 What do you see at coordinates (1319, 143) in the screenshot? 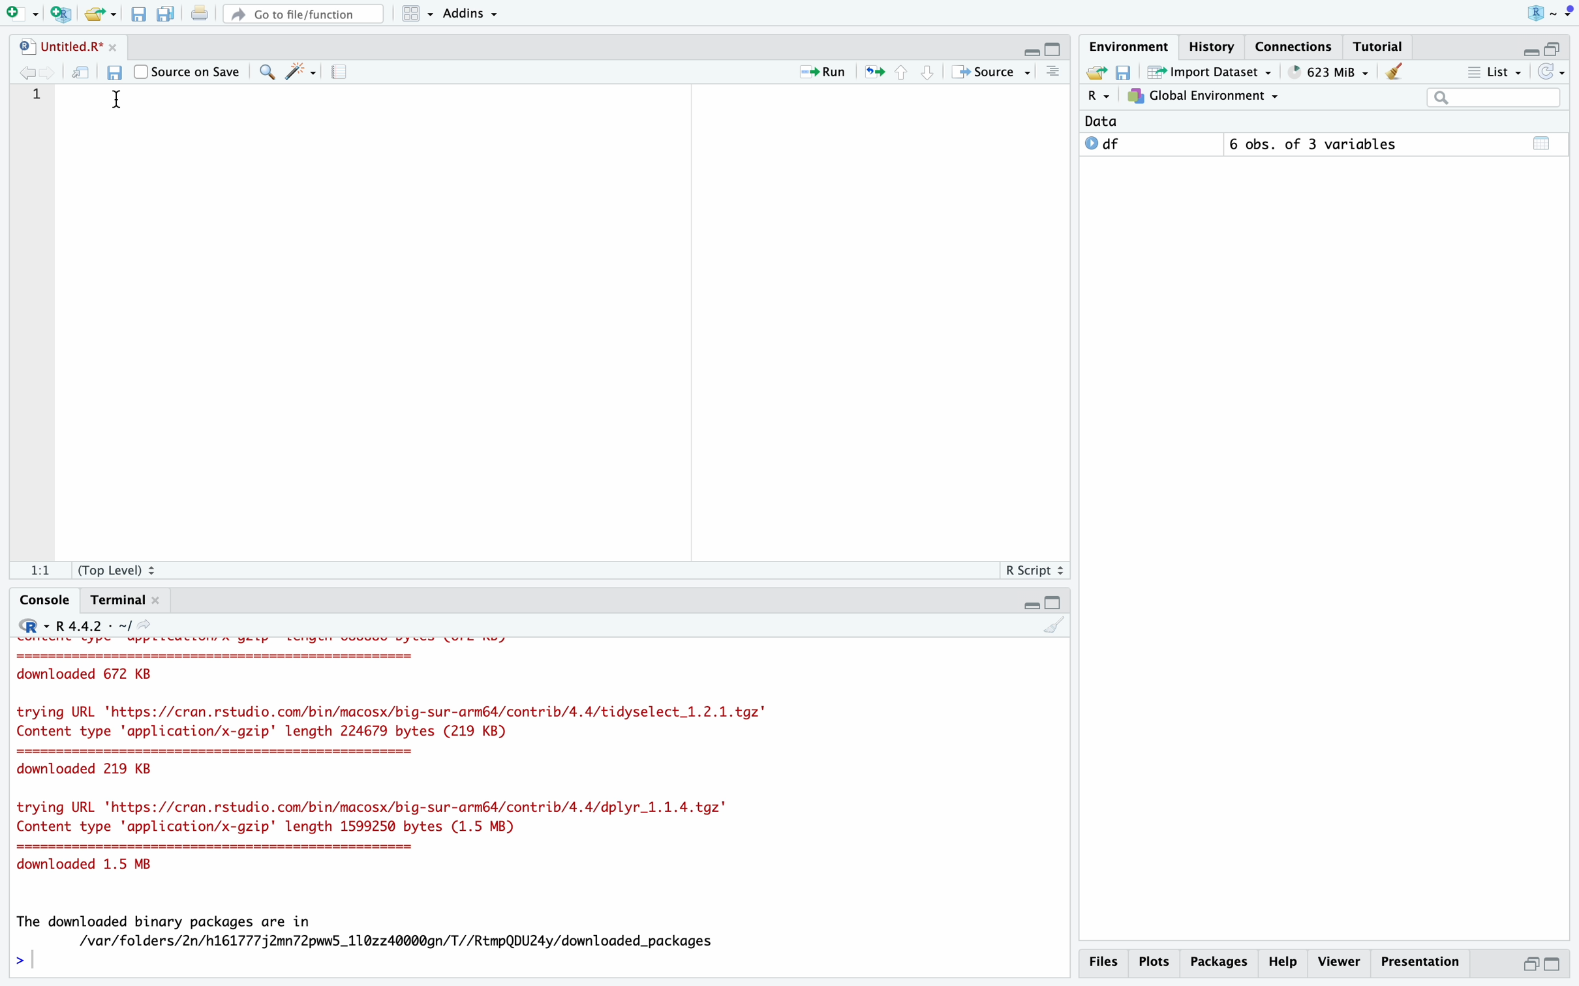
I see `6 obs. of 3 variables` at bounding box center [1319, 143].